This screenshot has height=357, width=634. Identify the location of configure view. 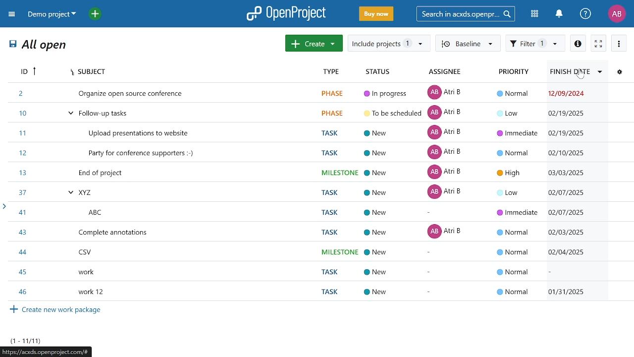
(618, 73).